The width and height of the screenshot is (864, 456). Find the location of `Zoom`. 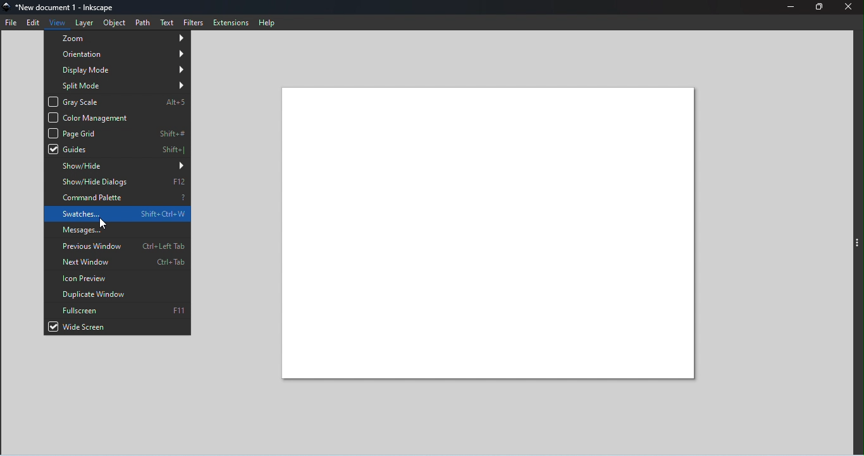

Zoom is located at coordinates (116, 37).